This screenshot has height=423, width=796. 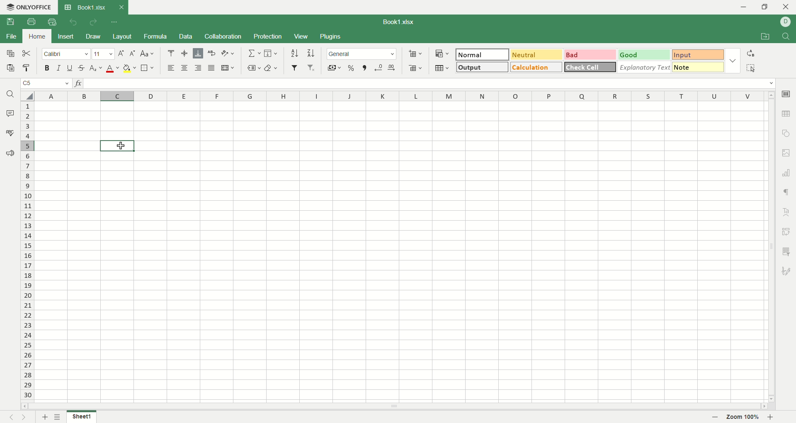 I want to click on copy, so click(x=10, y=55).